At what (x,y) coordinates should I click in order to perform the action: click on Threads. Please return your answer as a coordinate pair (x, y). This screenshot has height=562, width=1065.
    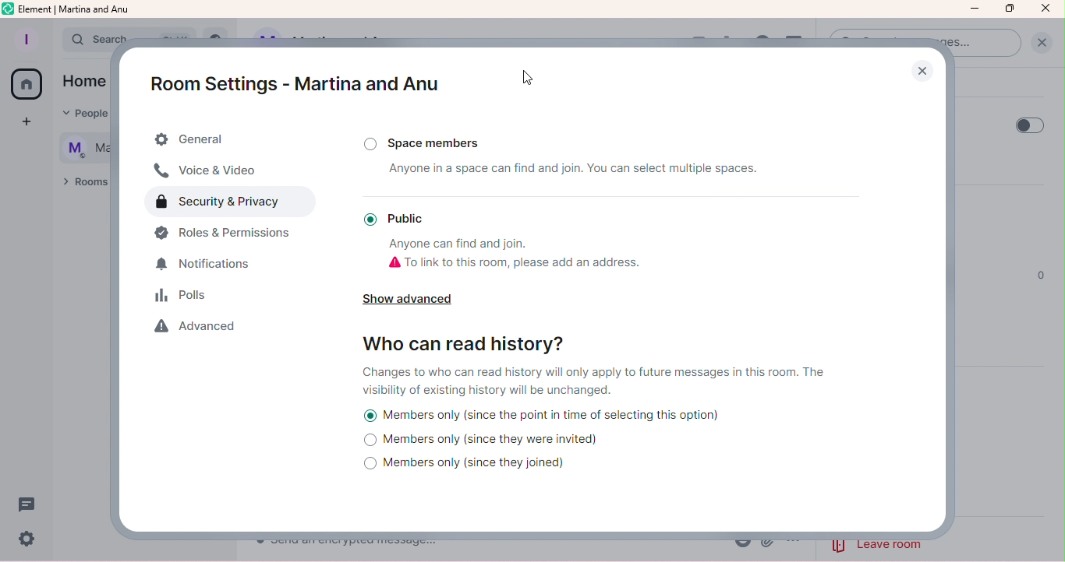
    Looking at the image, I should click on (29, 501).